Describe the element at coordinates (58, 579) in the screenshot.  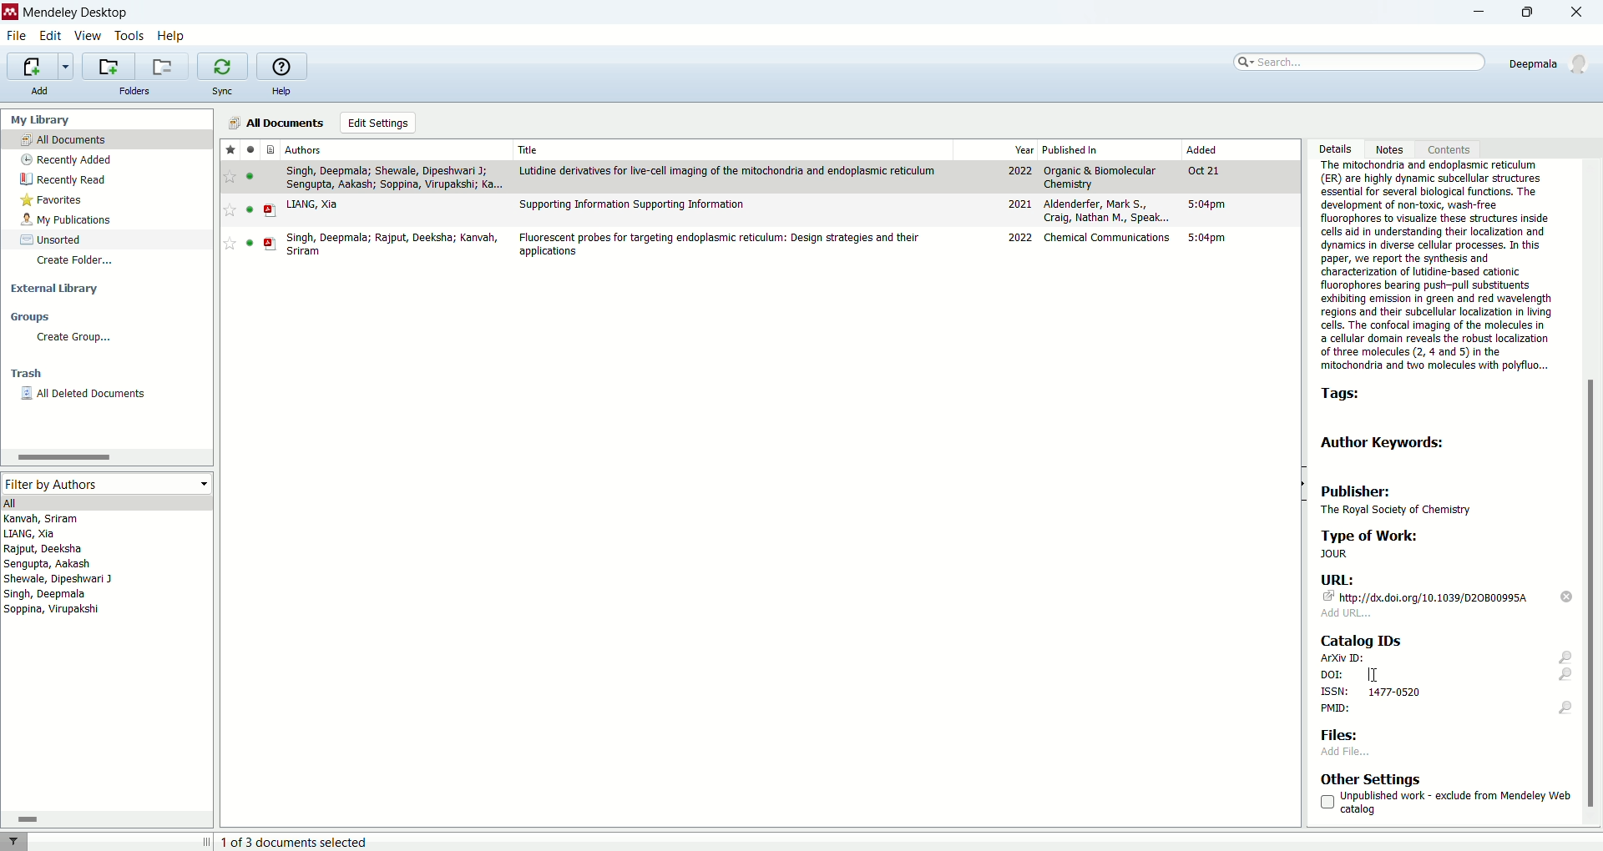
I see `shewale, dipeshwari J` at that location.